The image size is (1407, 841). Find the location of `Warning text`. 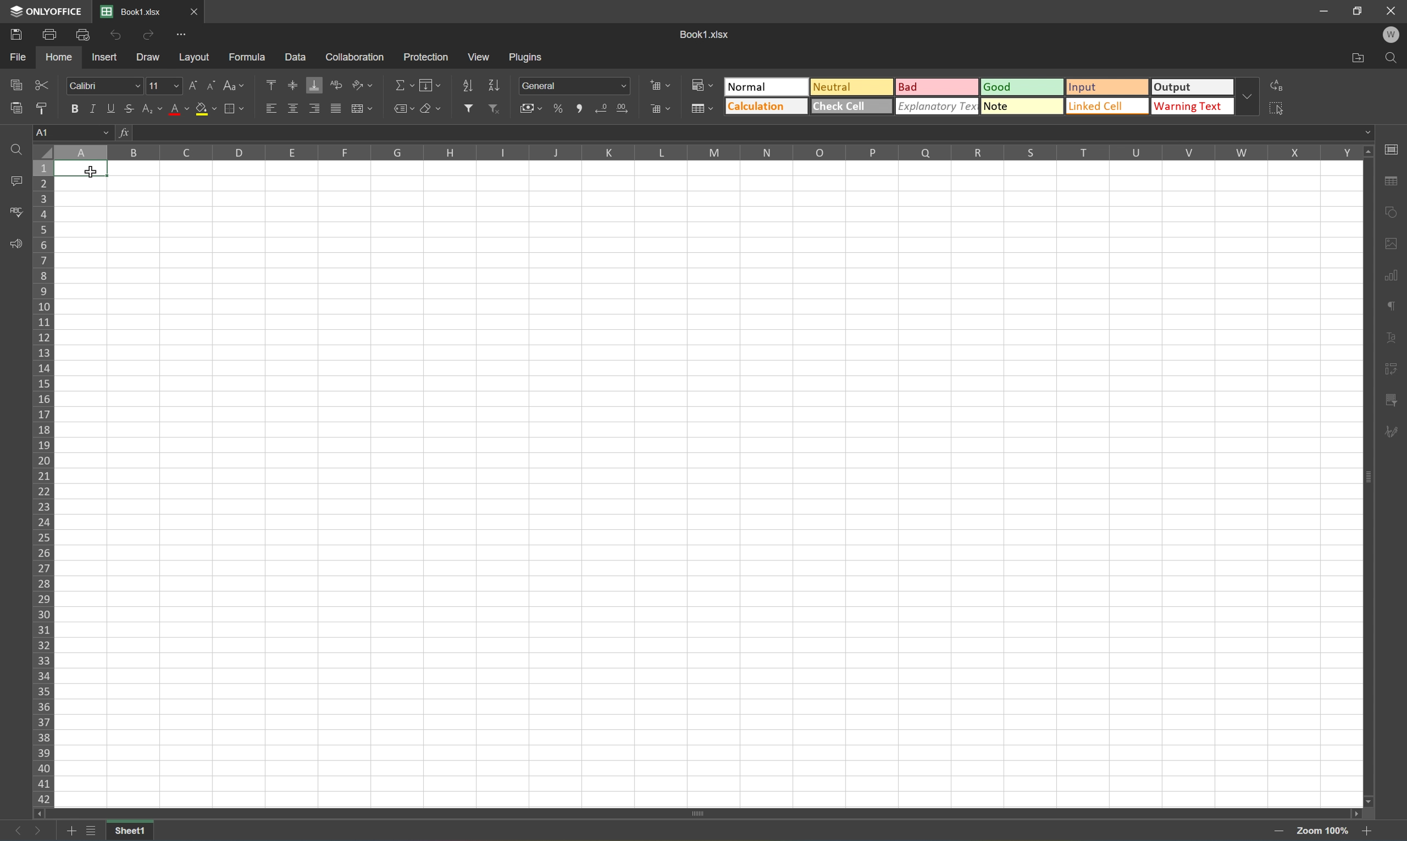

Warning text is located at coordinates (1196, 106).